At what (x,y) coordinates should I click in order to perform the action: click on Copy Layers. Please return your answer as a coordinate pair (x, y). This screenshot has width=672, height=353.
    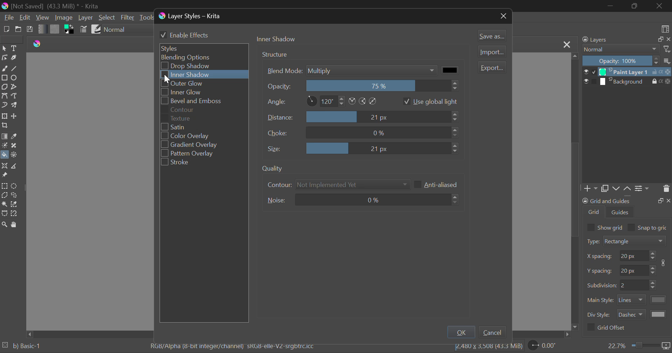
    Looking at the image, I should click on (605, 189).